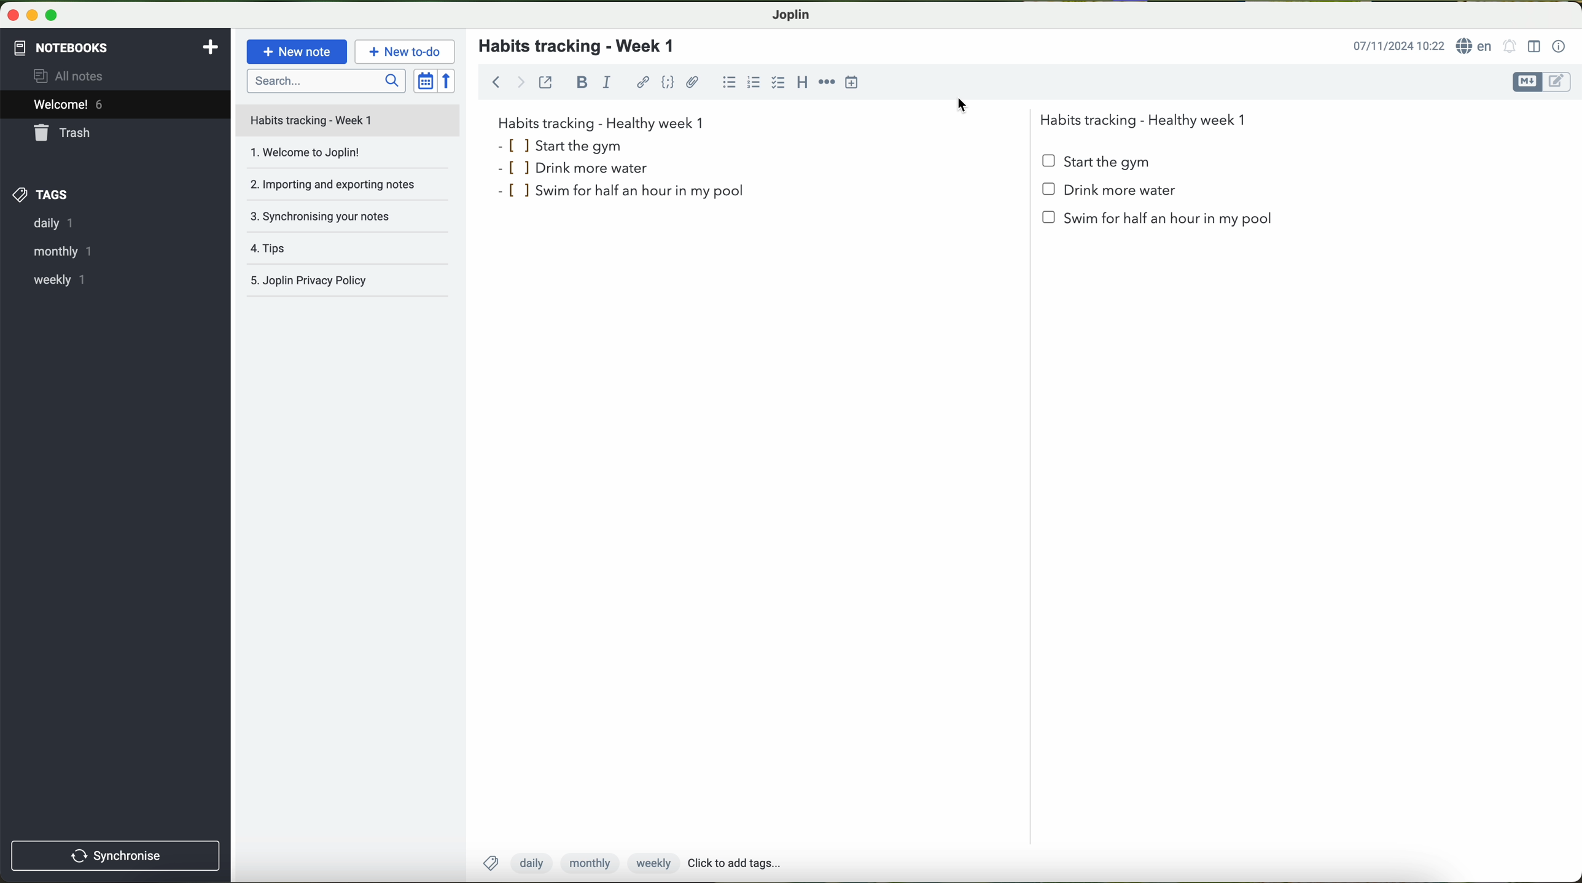 Image resolution: width=1582 pixels, height=883 pixels. Describe the element at coordinates (55, 251) in the screenshot. I see `monthly 1` at that location.